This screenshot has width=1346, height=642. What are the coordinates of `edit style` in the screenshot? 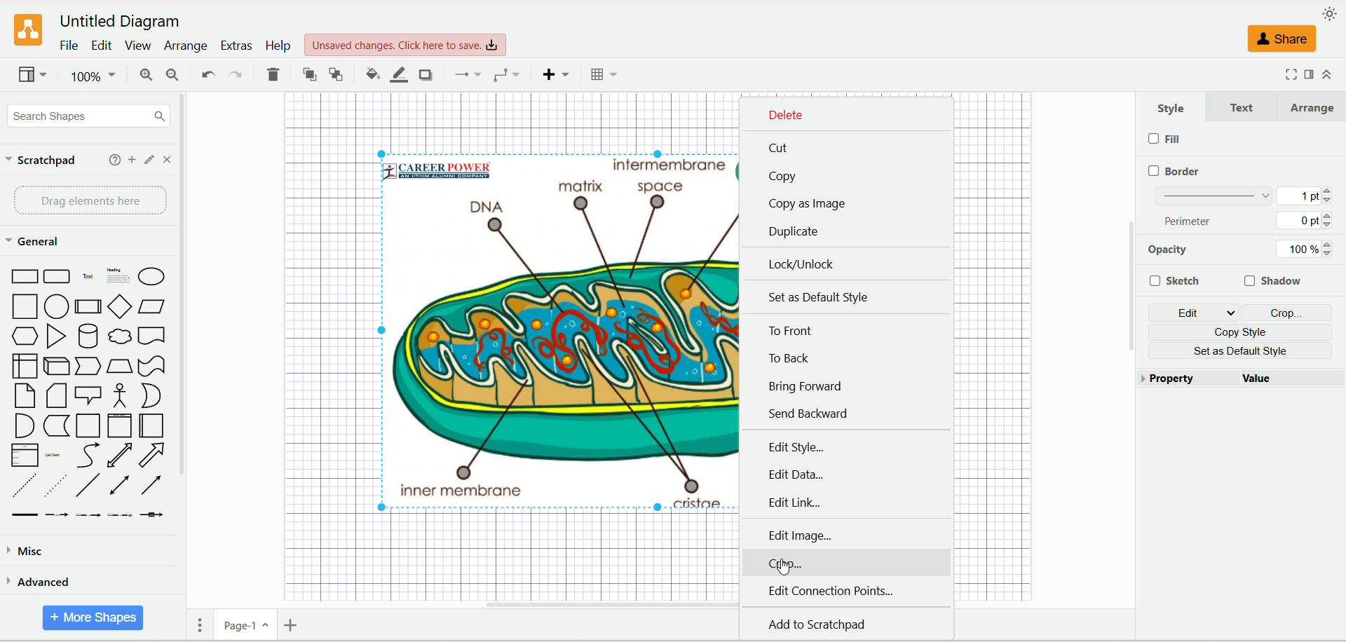 It's located at (798, 447).